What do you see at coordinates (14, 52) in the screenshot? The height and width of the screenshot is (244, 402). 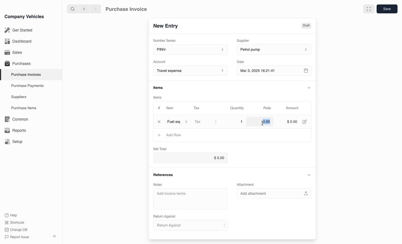 I see `Sales` at bounding box center [14, 52].